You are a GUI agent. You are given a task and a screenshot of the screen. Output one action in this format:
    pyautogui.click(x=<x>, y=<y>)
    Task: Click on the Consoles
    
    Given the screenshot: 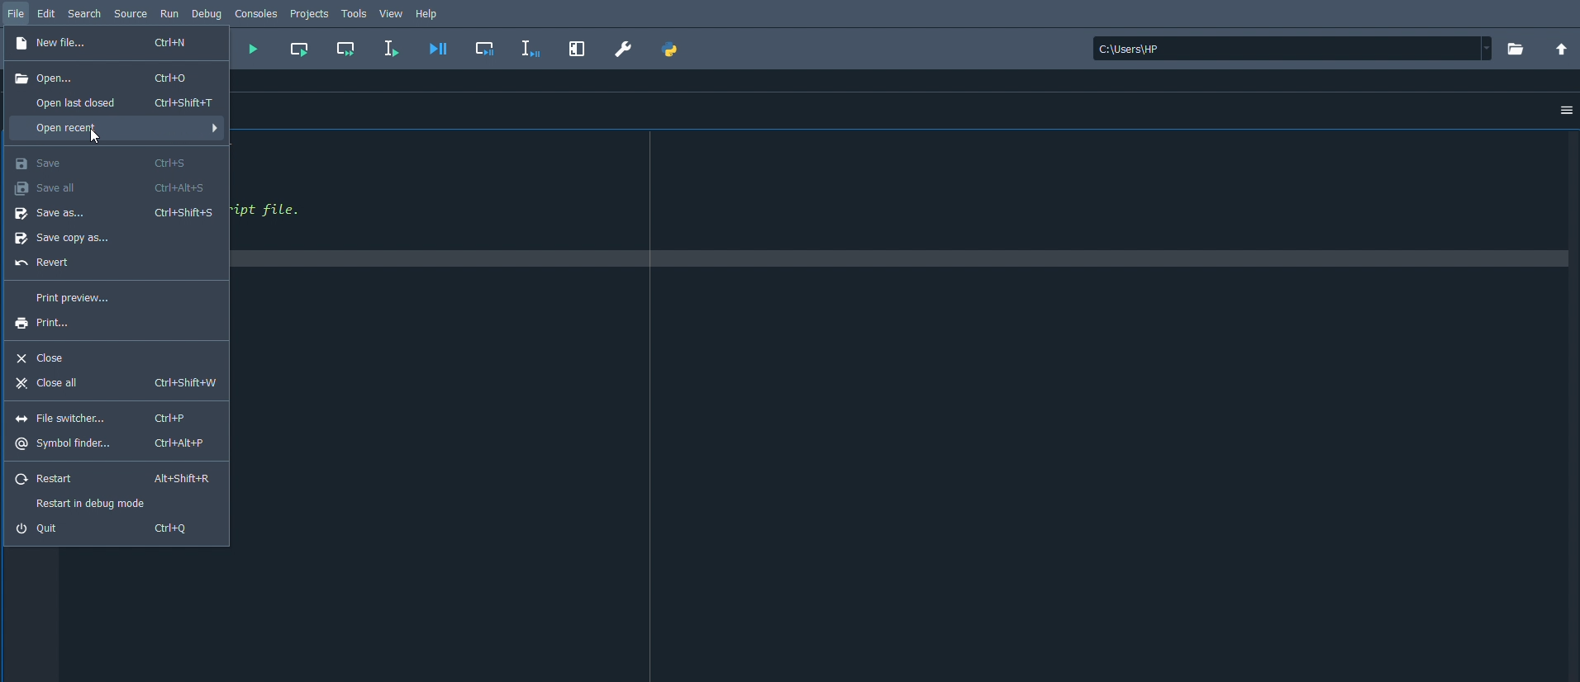 What is the action you would take?
    pyautogui.click(x=256, y=12)
    